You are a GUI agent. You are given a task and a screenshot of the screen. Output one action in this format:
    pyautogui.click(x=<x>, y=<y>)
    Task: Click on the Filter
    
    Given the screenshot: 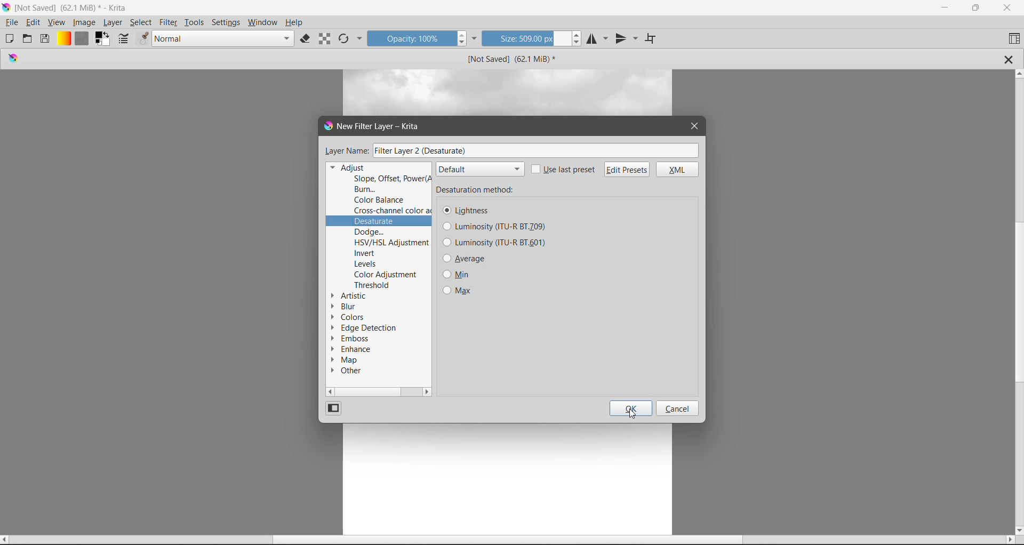 What is the action you would take?
    pyautogui.click(x=169, y=22)
    